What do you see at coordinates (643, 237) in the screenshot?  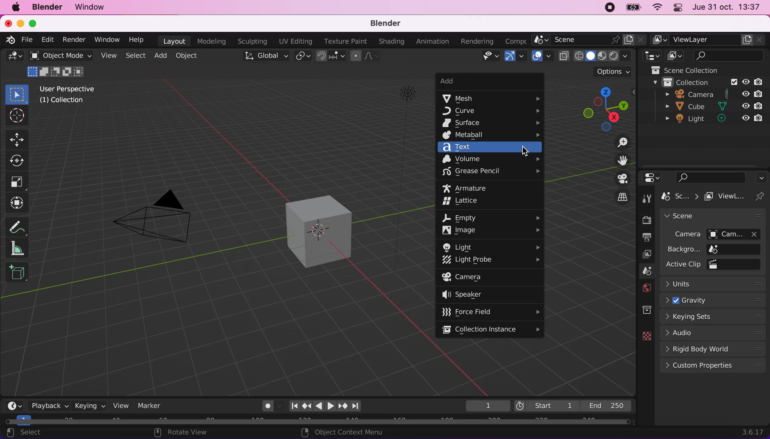 I see `output` at bounding box center [643, 237].